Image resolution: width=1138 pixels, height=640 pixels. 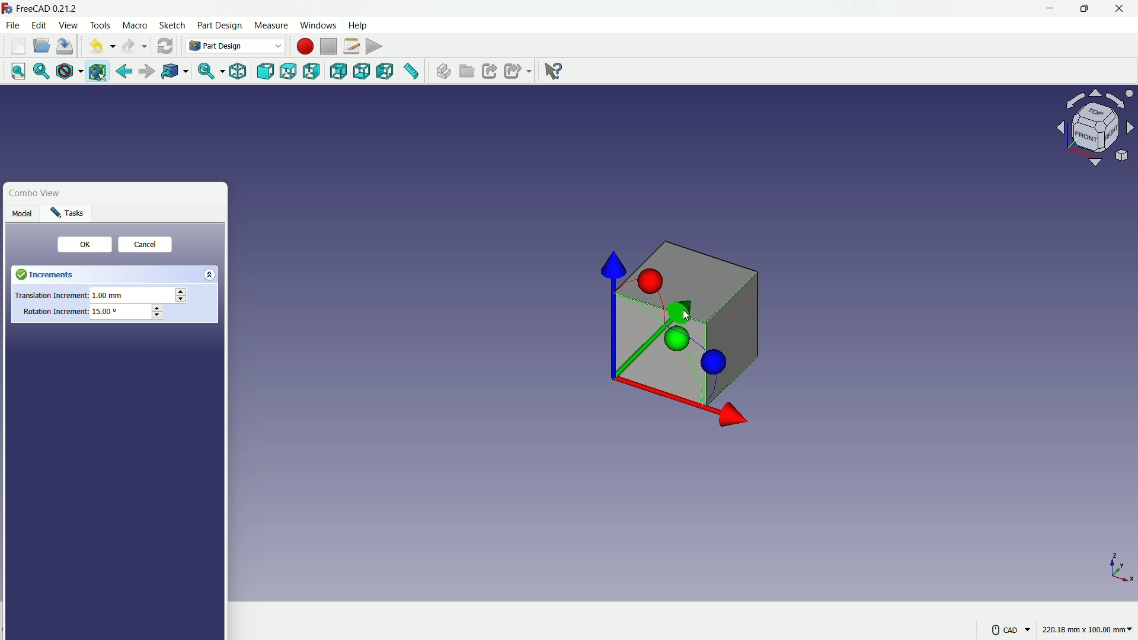 What do you see at coordinates (40, 25) in the screenshot?
I see `edit` at bounding box center [40, 25].